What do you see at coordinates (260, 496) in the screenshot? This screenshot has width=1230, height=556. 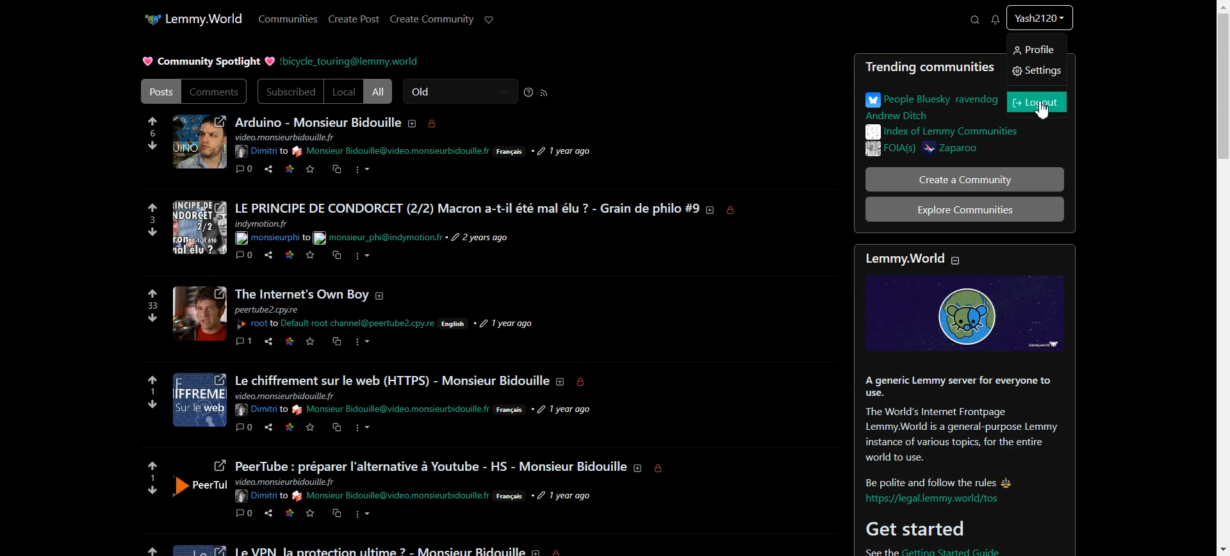 I see `hyperlink` at bounding box center [260, 496].